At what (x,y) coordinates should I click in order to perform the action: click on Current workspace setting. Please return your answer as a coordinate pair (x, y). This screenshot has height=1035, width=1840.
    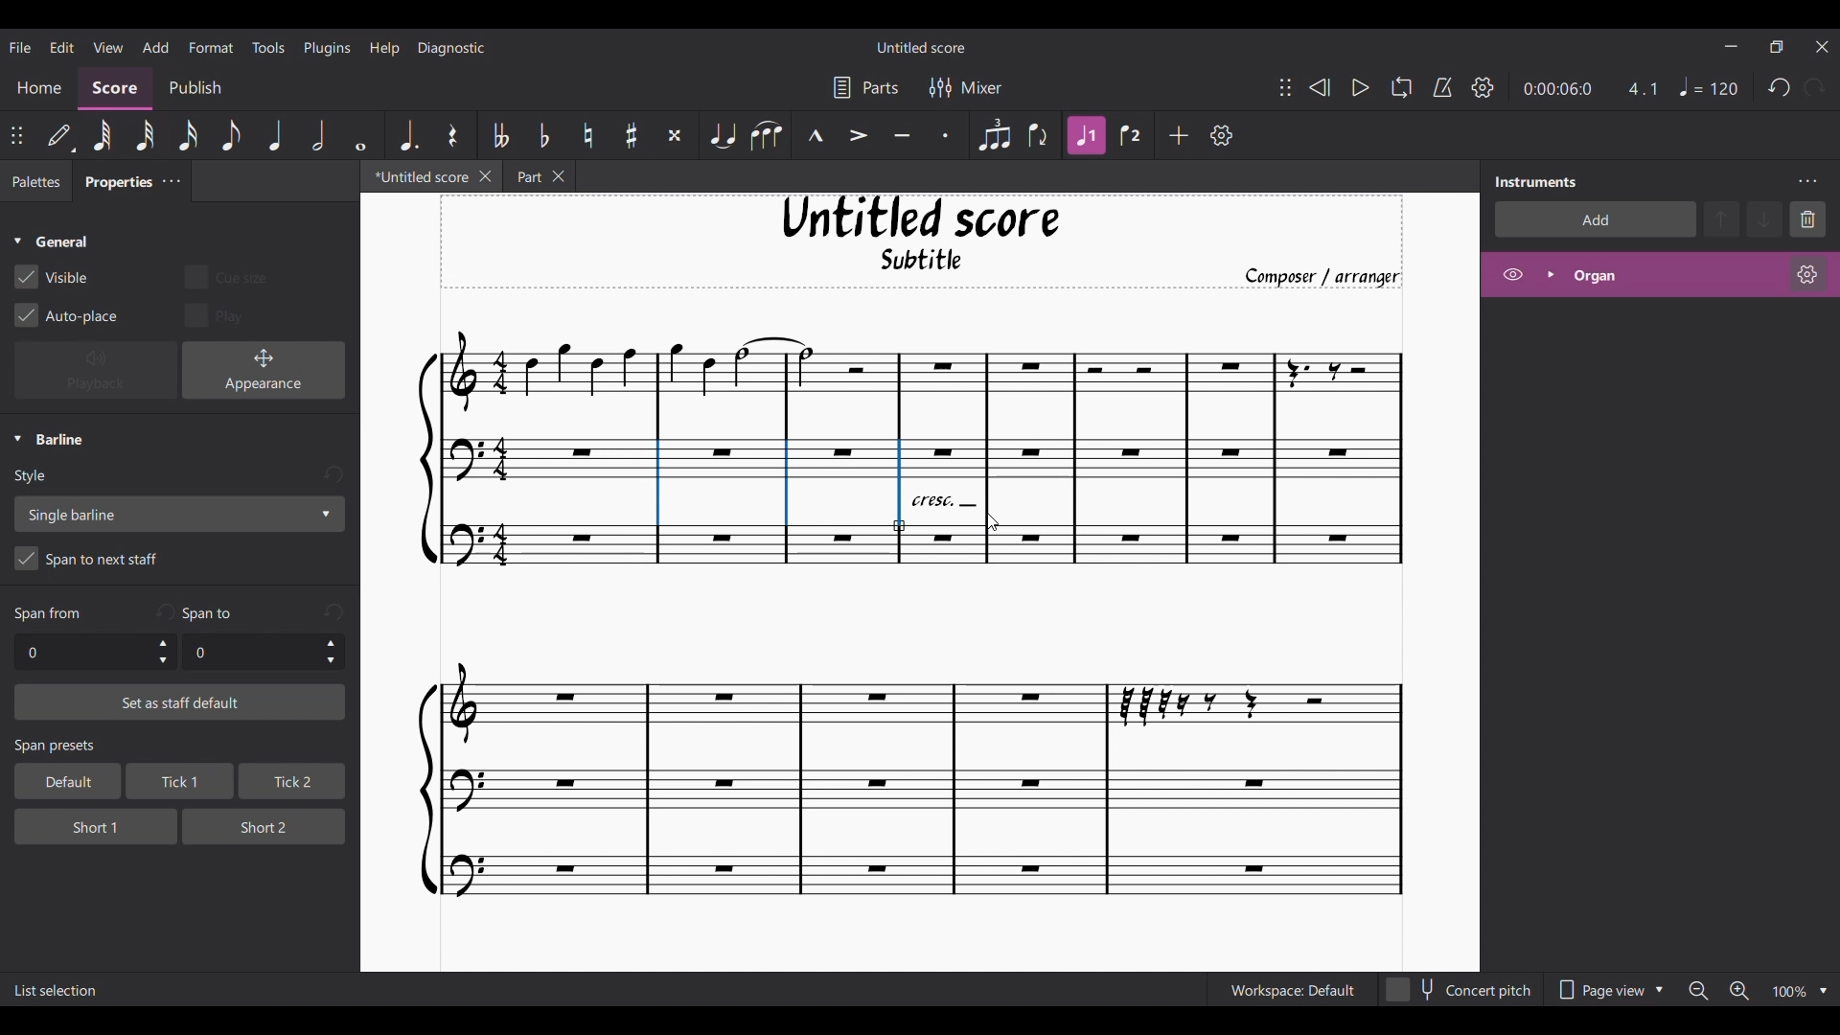
    Looking at the image, I should click on (1292, 990).